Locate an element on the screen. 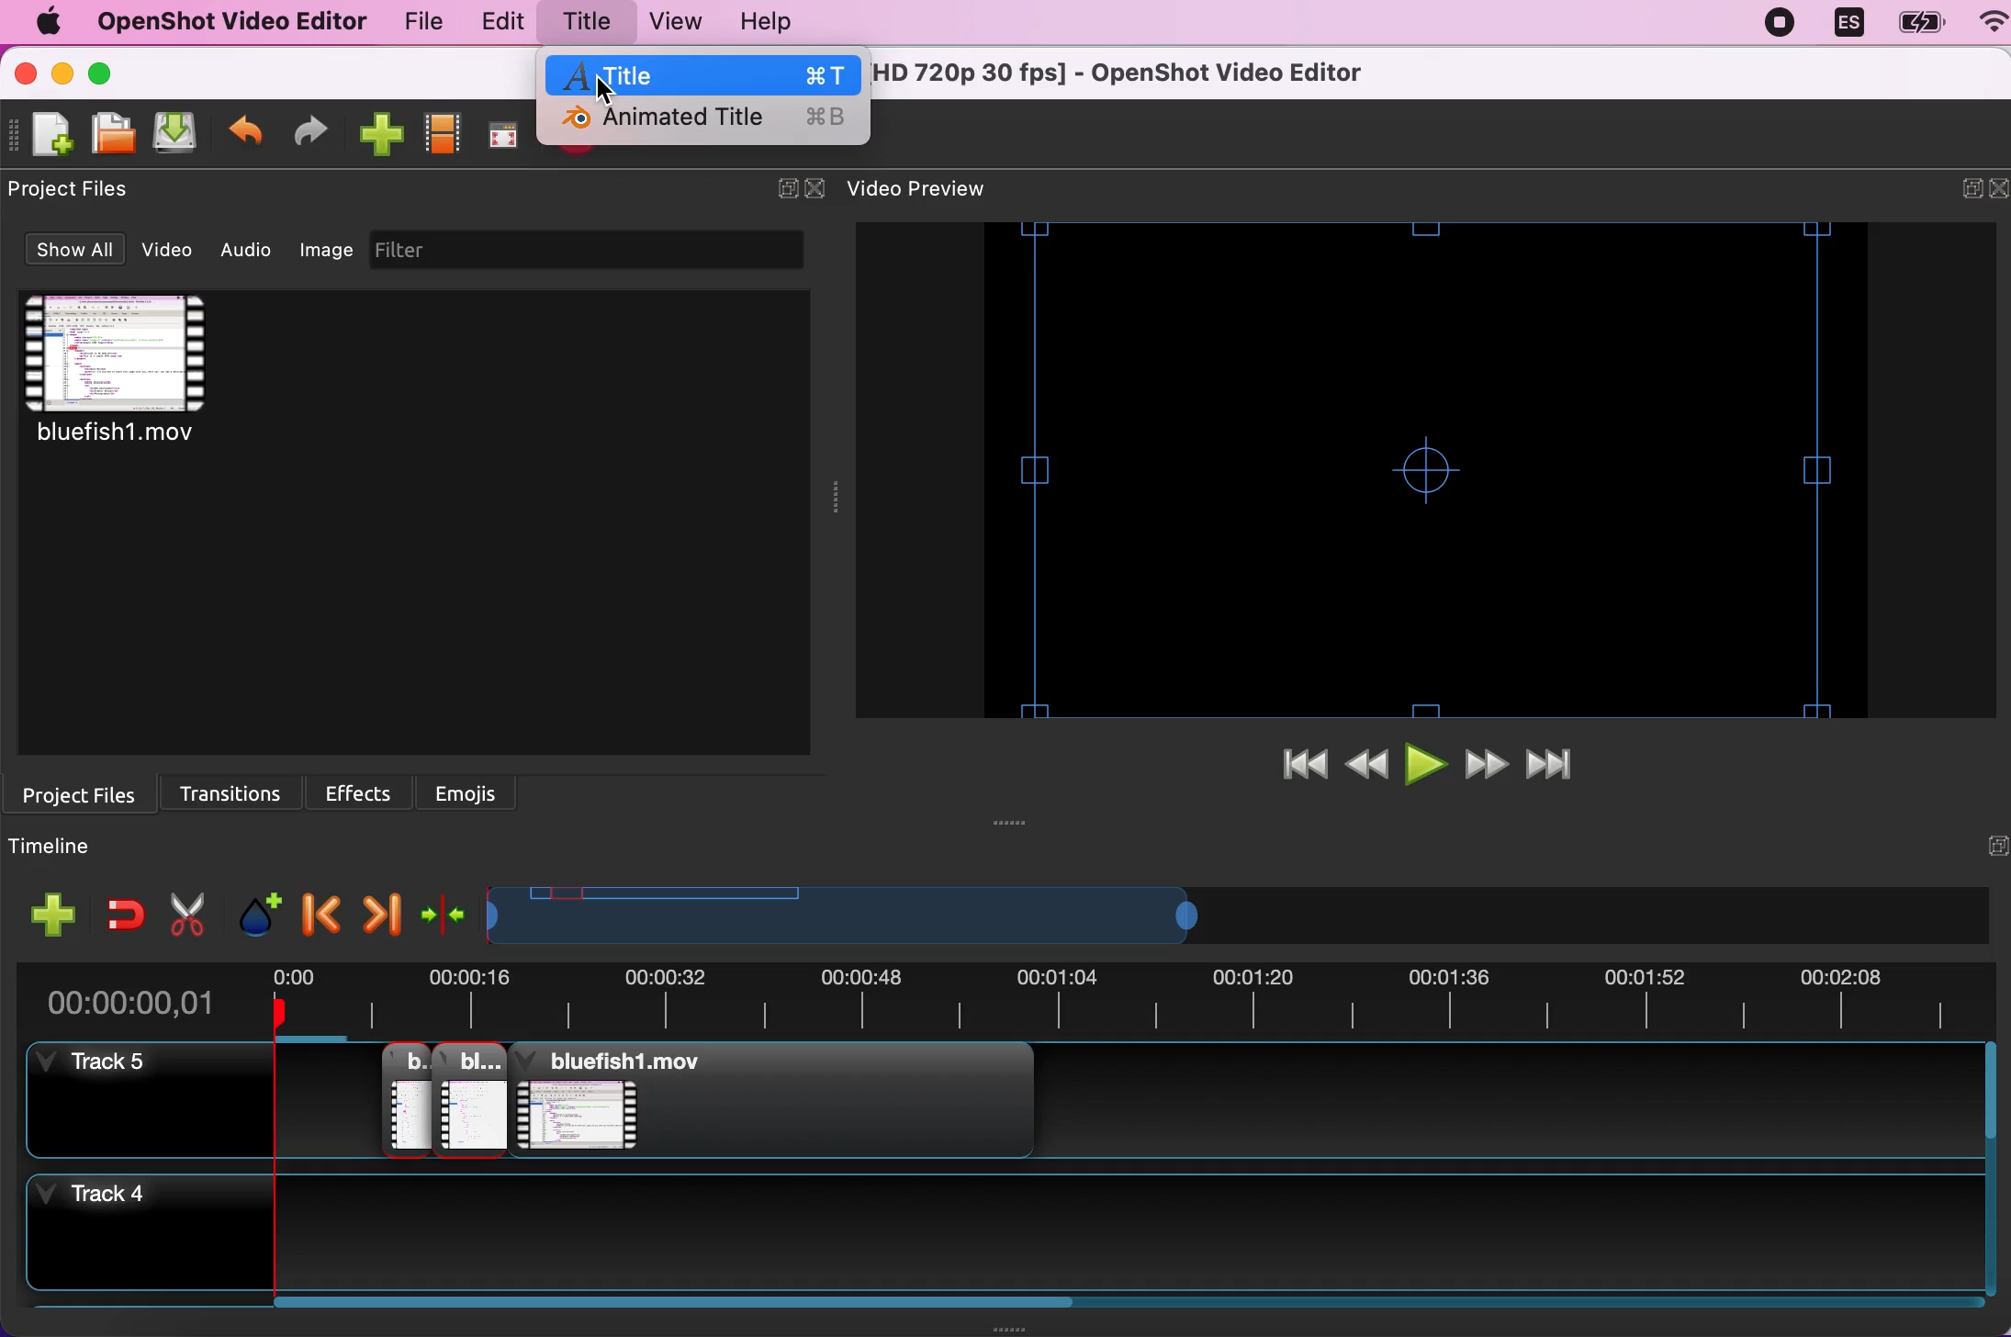 Image resolution: width=2011 pixels, height=1337 pixels. emojis is located at coordinates (469, 791).